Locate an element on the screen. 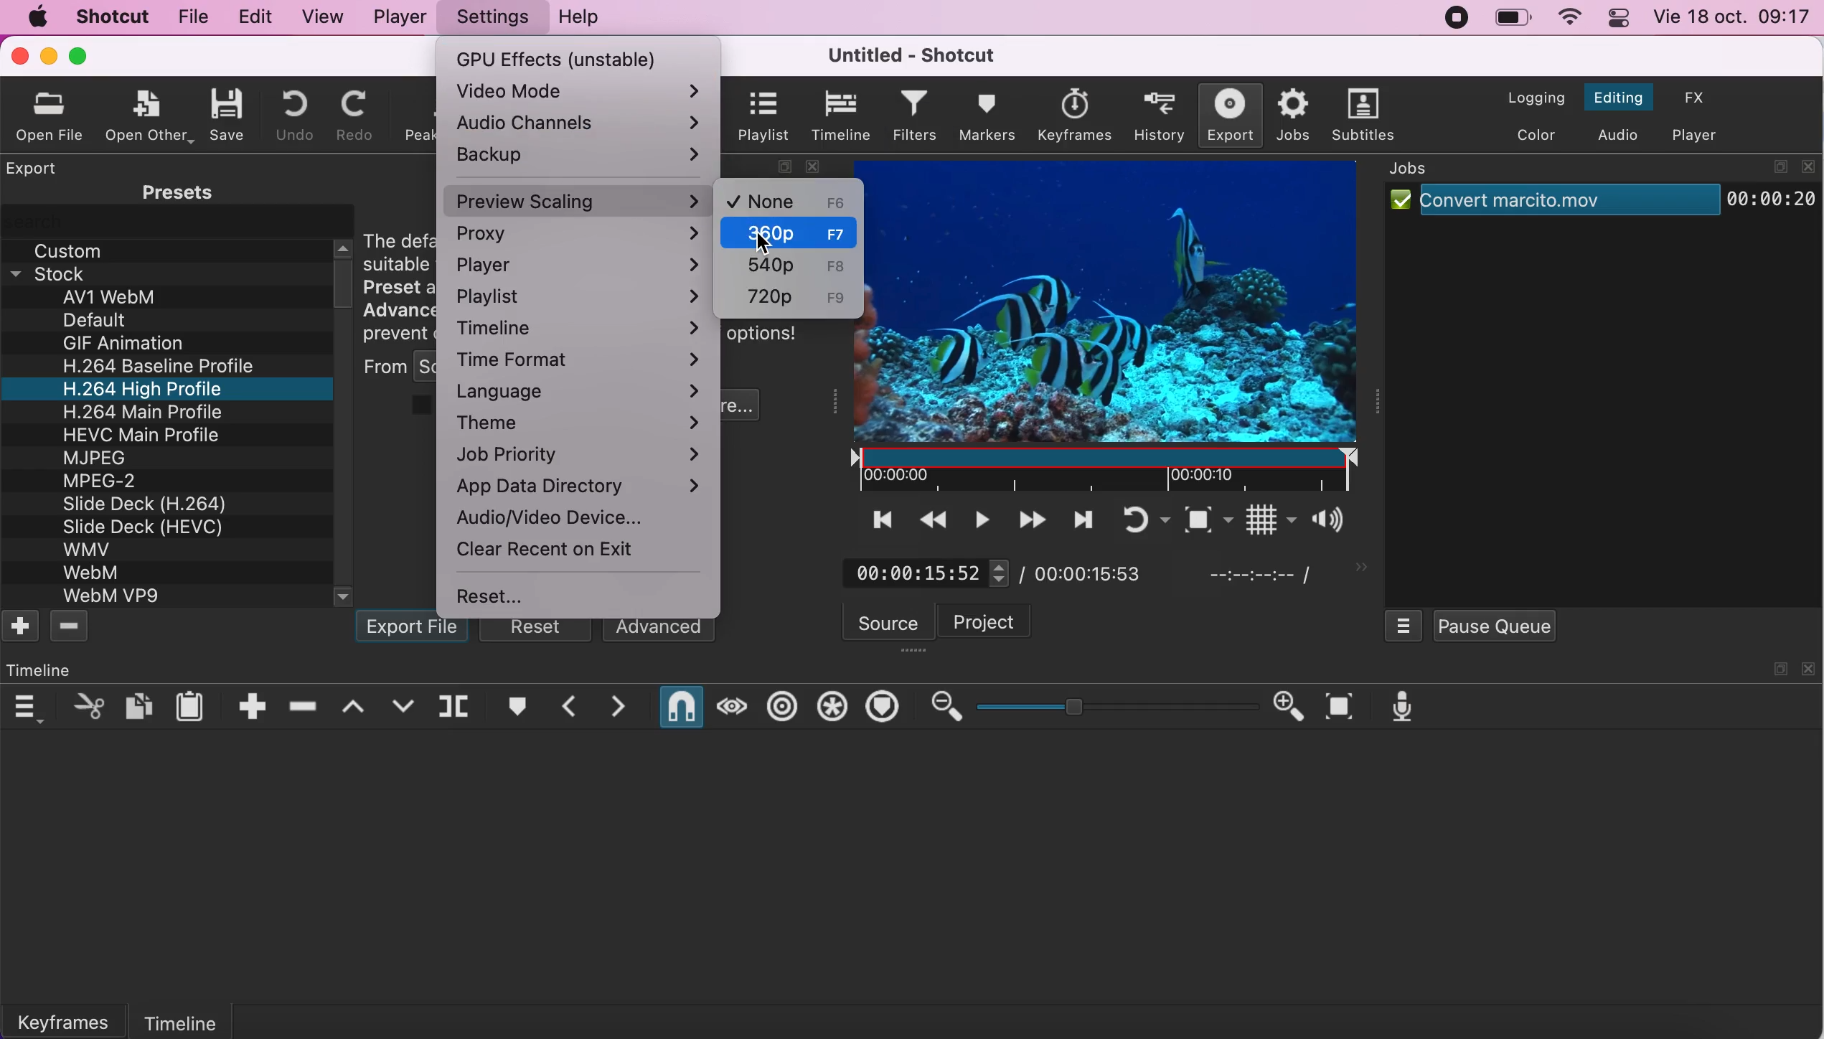 Image resolution: width=1824 pixels, height=1039 pixels. backup is located at coordinates (580, 156).